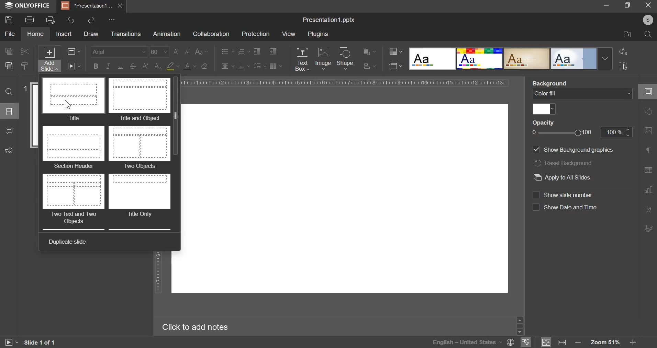  Describe the element at coordinates (70, 104) in the screenshot. I see `mouse pointer` at that location.